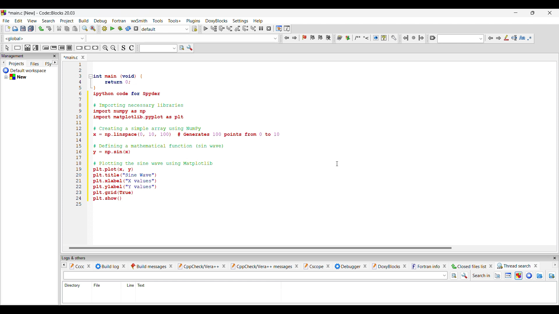  I want to click on Open, so click(15, 28).